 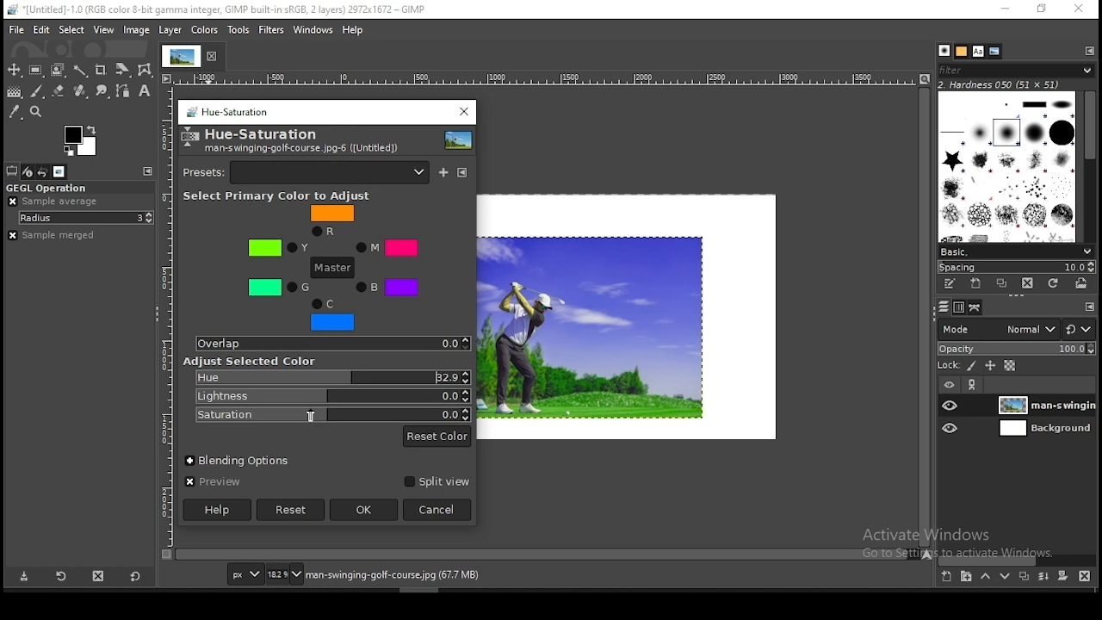 I want to click on image, so click(x=137, y=29).